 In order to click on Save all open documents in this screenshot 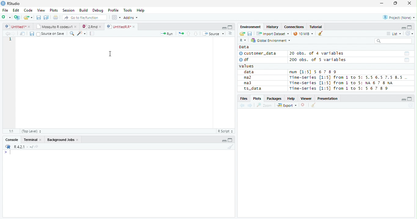, I will do `click(46, 18)`.